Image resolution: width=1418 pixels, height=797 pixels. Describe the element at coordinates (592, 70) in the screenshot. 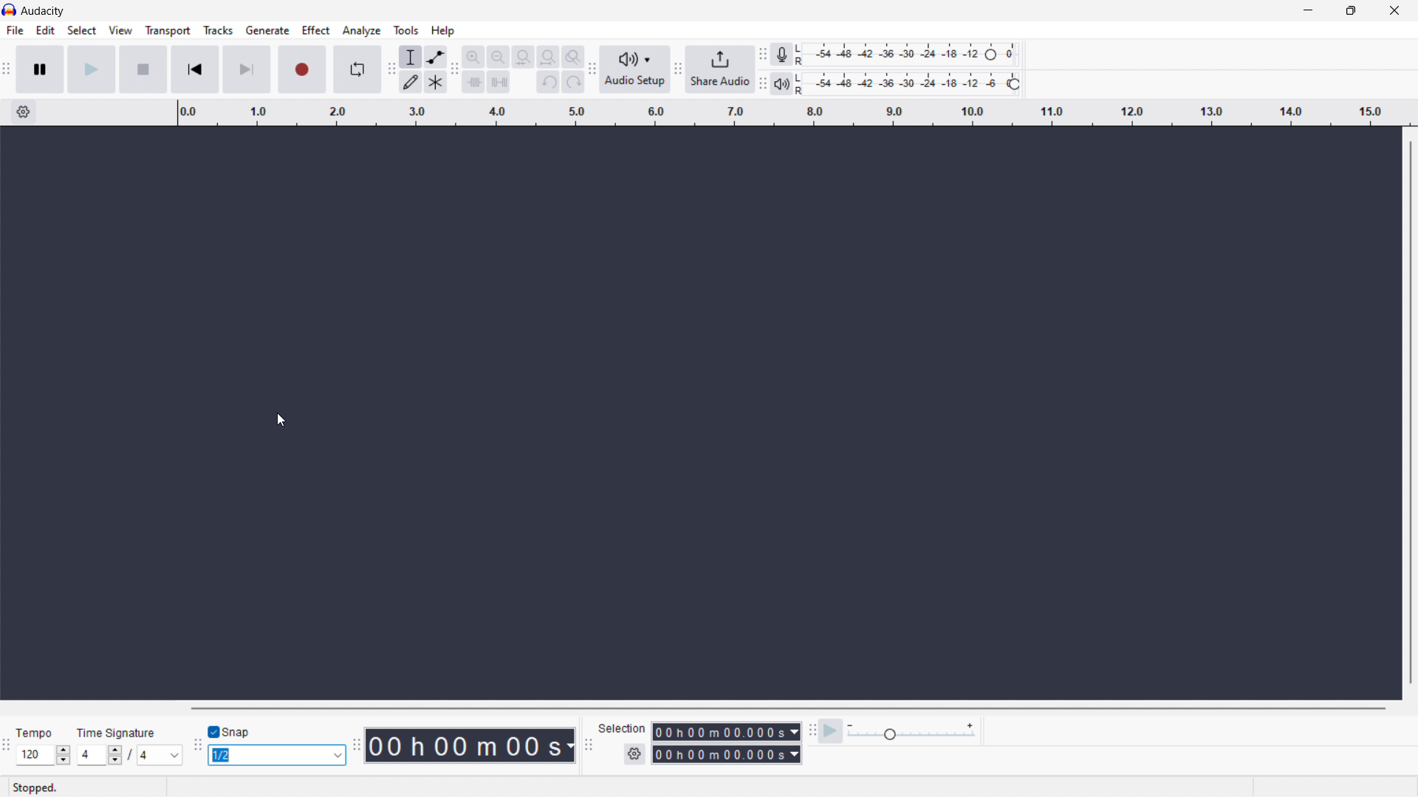

I see `audio setup toolbar` at that location.